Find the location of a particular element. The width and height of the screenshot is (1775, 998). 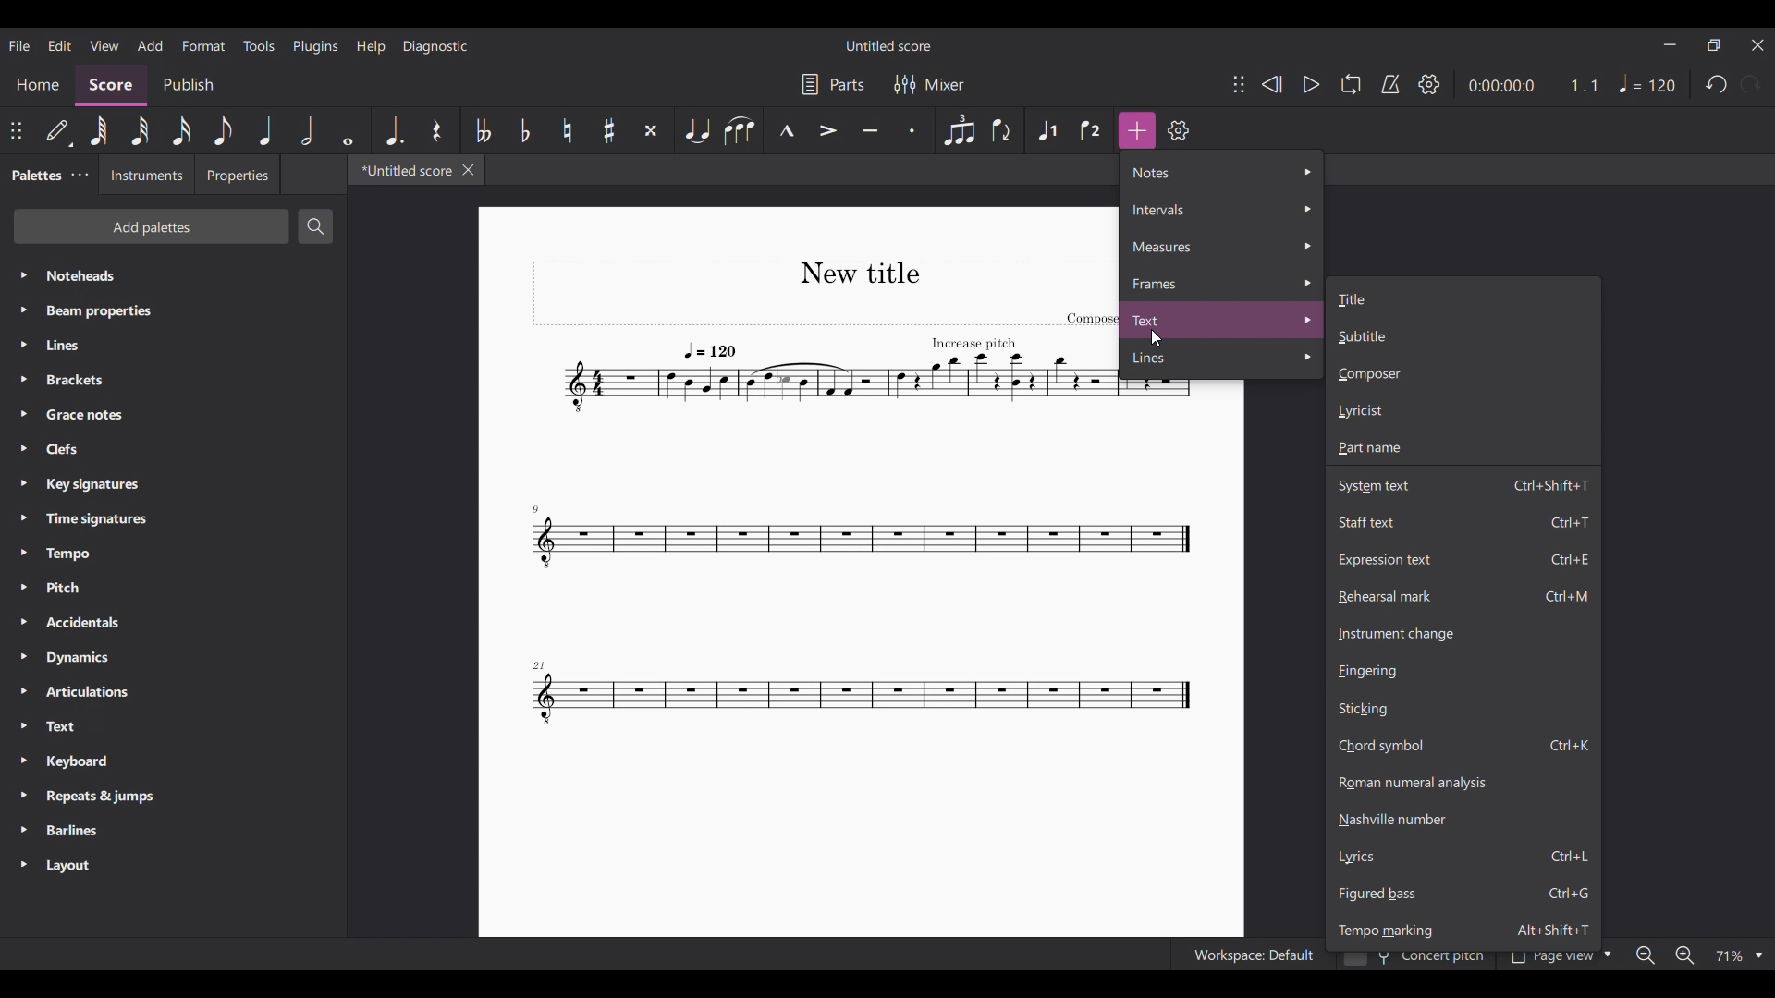

Publish section is located at coordinates (189, 85).